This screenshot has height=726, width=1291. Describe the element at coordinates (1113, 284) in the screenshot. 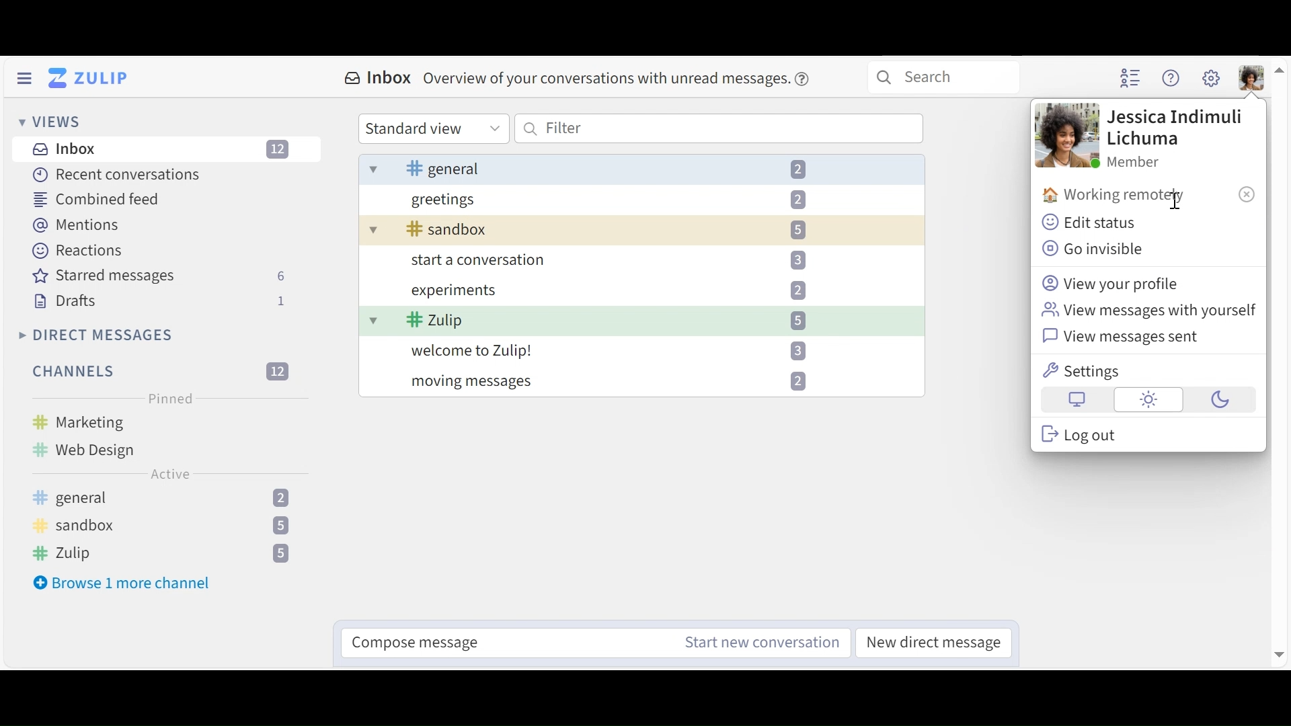

I see `View your profil` at that location.